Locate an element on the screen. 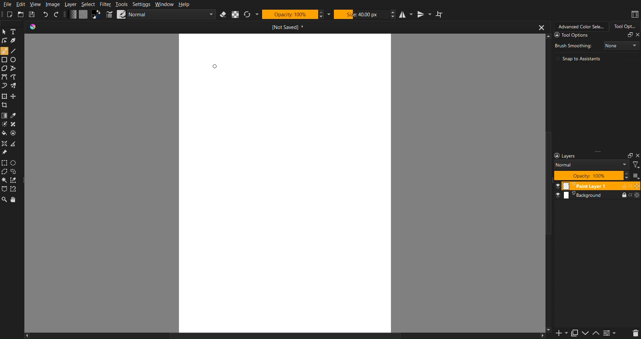 This screenshot has width=641, height=339. Pointer is located at coordinates (5, 32).